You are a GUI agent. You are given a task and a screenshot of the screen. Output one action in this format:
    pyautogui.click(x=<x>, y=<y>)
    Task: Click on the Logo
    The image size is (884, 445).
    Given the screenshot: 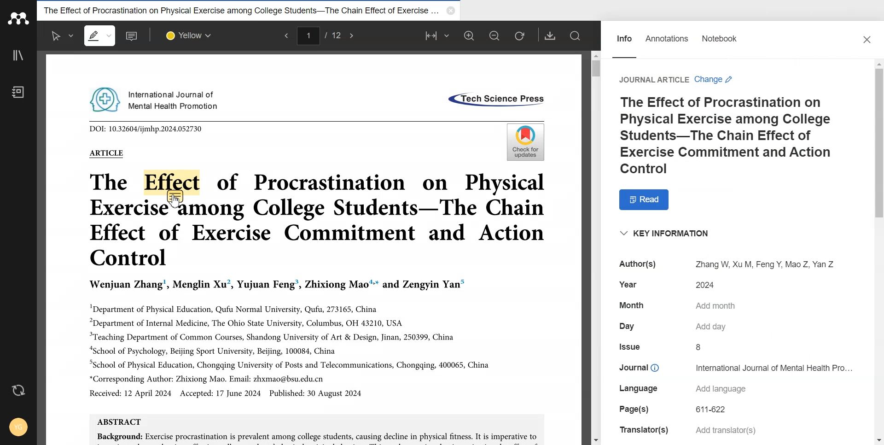 What is the action you would take?
    pyautogui.click(x=18, y=18)
    